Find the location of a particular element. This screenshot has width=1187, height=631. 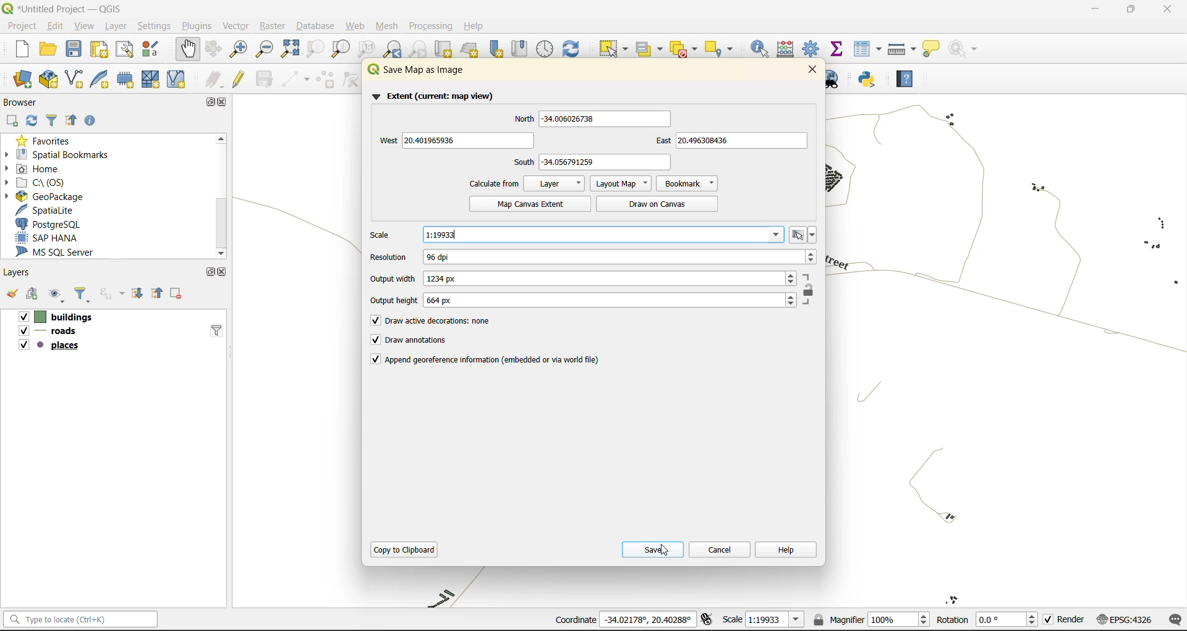

print layout is located at coordinates (97, 48).